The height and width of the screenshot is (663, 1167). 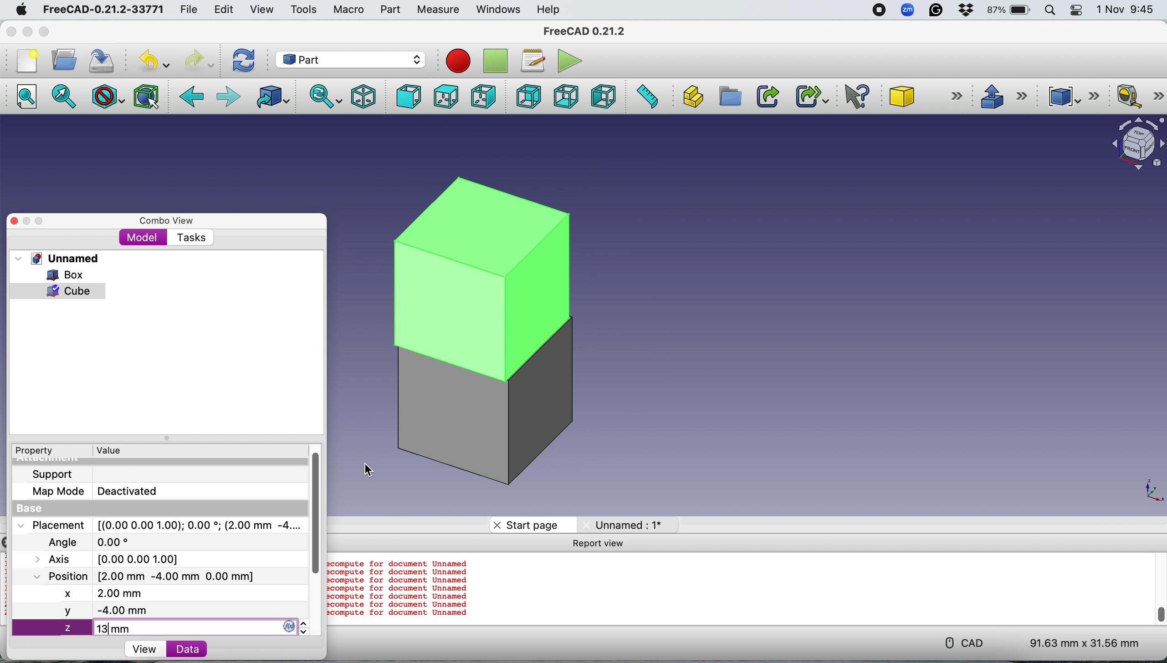 What do you see at coordinates (190, 238) in the screenshot?
I see `Tasks` at bounding box center [190, 238].